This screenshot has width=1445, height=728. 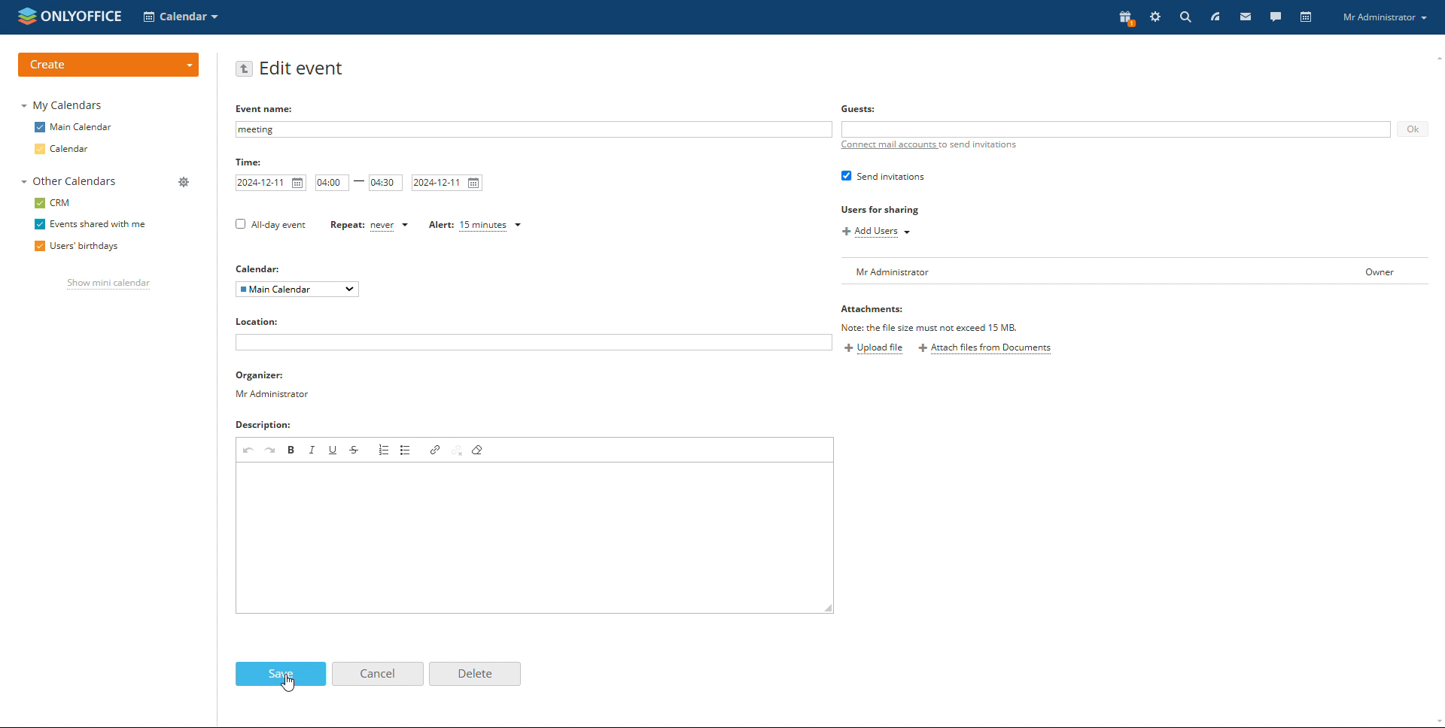 What do you see at coordinates (273, 385) in the screenshot?
I see `organizer` at bounding box center [273, 385].